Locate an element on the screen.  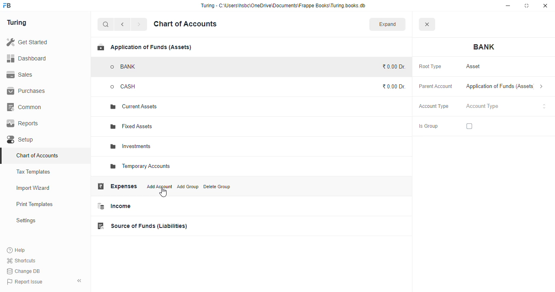
maximize is located at coordinates (527, 6).